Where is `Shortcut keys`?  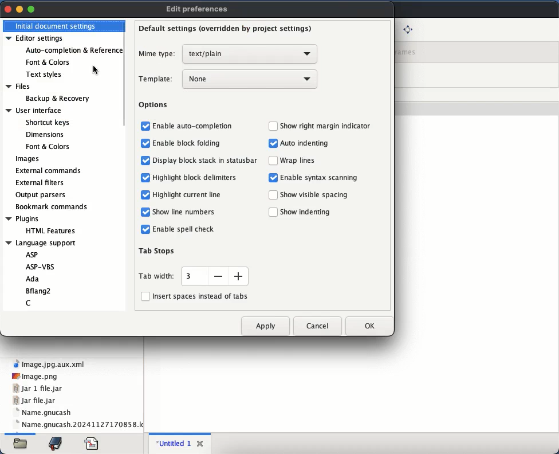 Shortcut keys is located at coordinates (48, 121).